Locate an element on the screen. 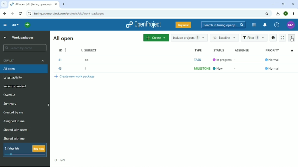 This screenshot has width=298, height=167. Forward is located at coordinates (11, 13).